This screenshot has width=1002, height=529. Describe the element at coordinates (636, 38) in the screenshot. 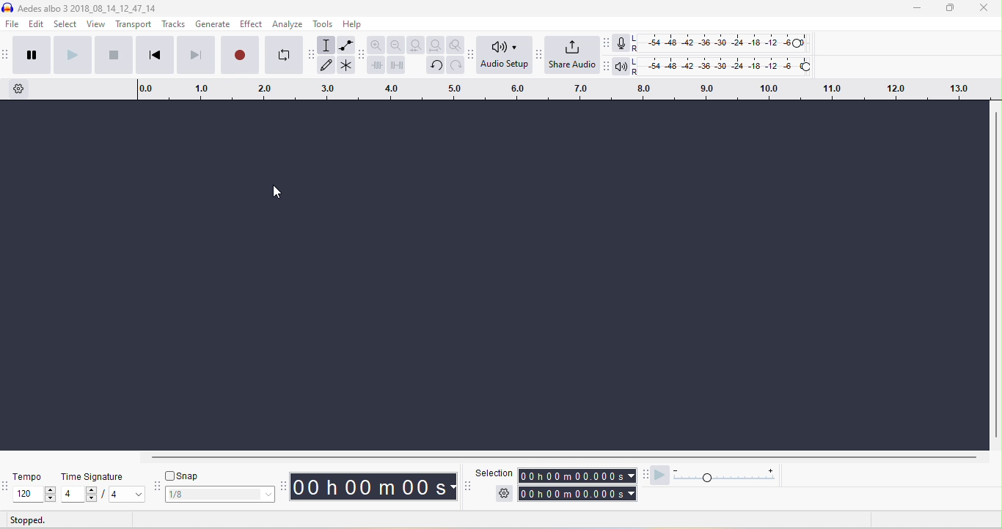

I see `L` at that location.